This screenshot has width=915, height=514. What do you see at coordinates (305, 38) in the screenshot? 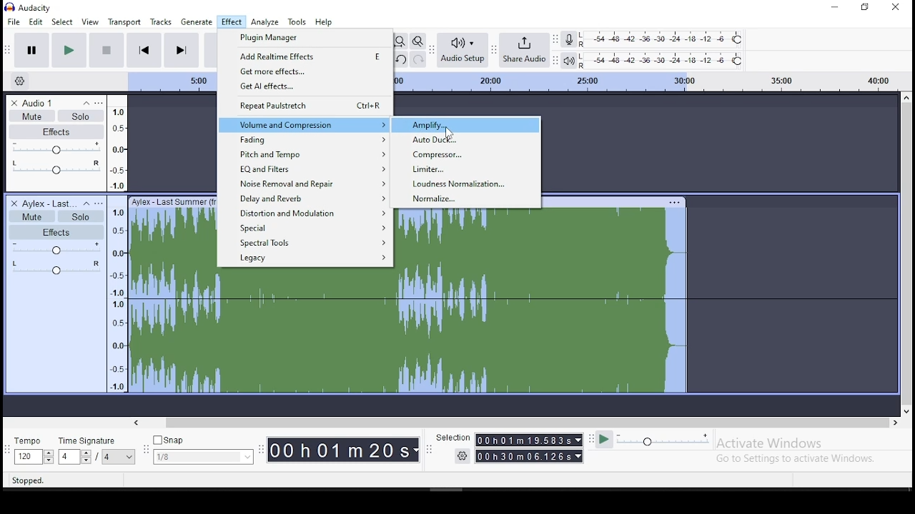
I see `plugin manager` at bounding box center [305, 38].